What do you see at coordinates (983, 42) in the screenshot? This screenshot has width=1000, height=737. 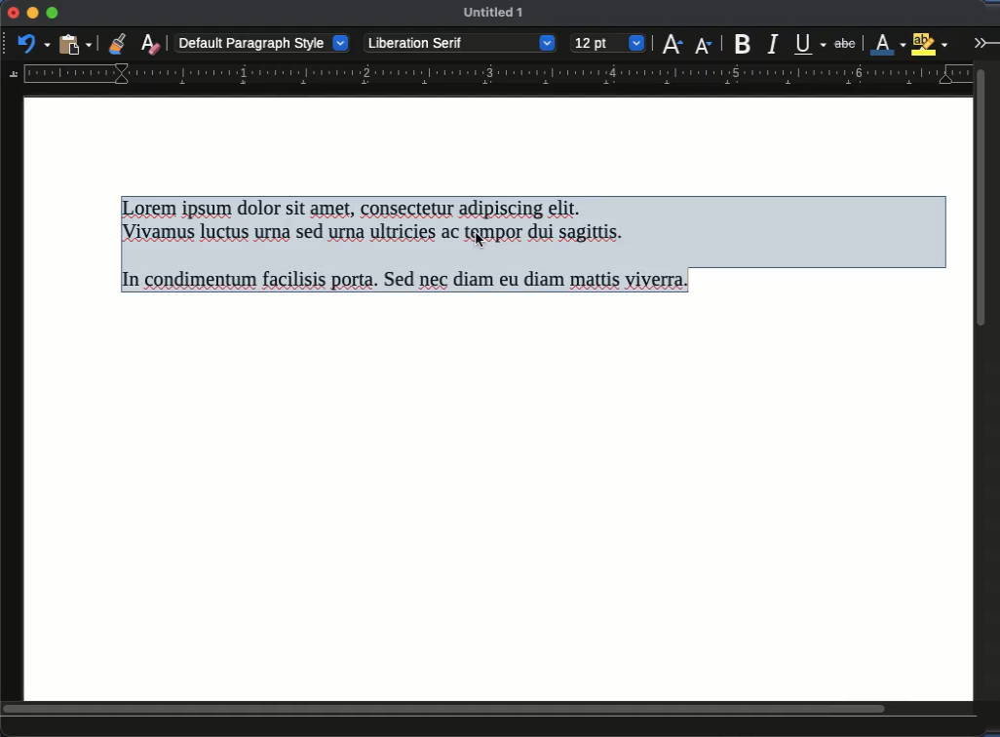 I see `expand` at bounding box center [983, 42].